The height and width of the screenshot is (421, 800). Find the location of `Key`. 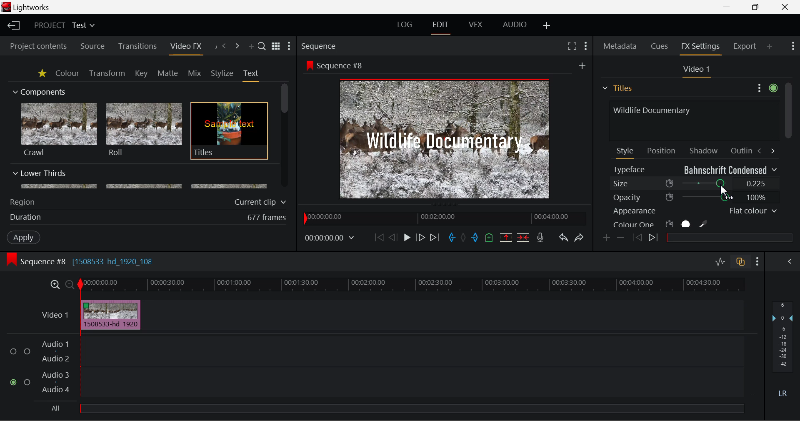

Key is located at coordinates (142, 74).